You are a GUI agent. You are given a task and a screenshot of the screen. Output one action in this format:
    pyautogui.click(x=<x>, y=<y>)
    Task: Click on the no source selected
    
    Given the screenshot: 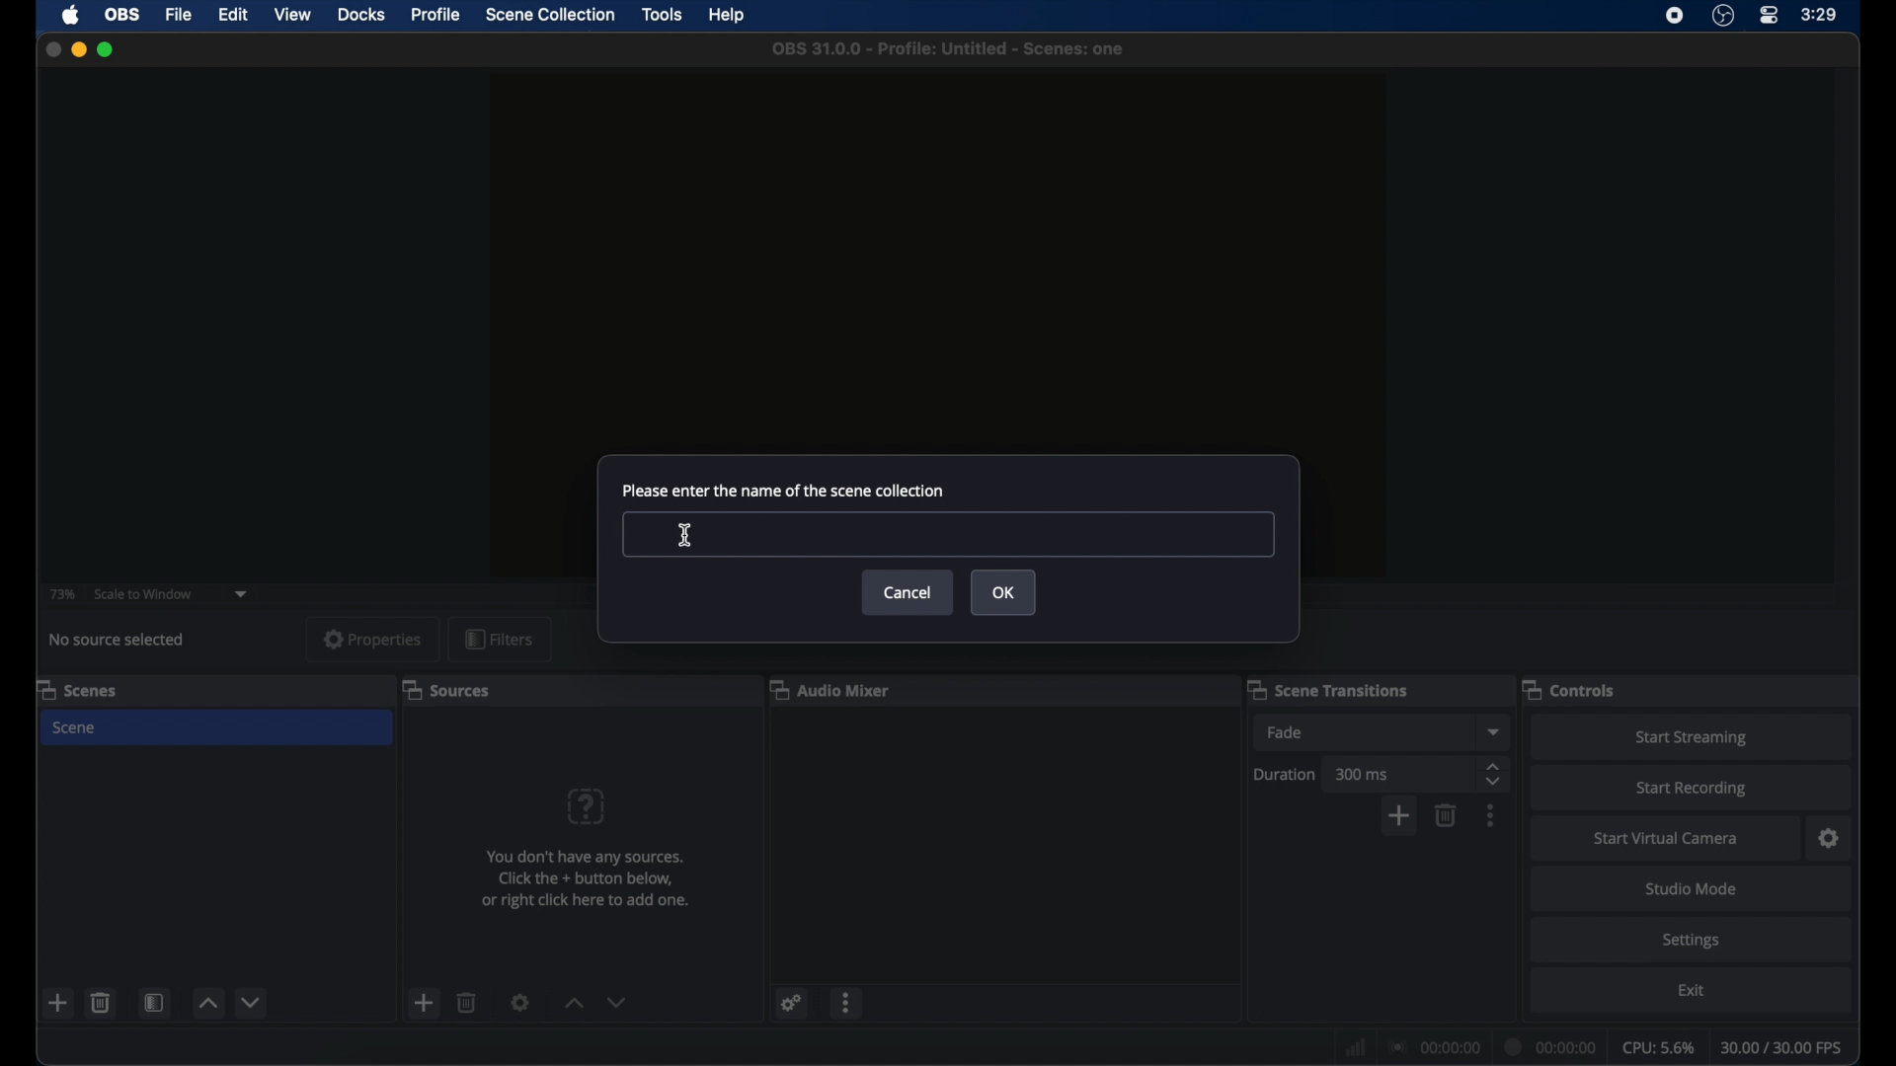 What is the action you would take?
    pyautogui.click(x=123, y=639)
    